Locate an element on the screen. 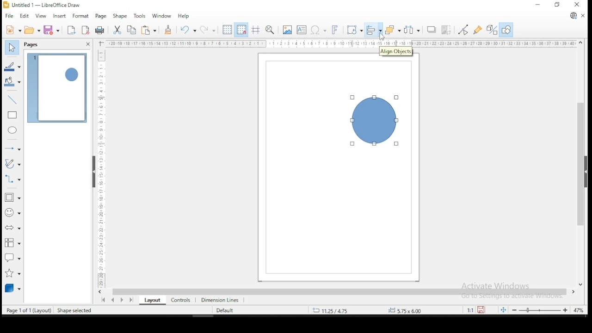 This screenshot has width=592, height=333. dimension lines is located at coordinates (220, 299).